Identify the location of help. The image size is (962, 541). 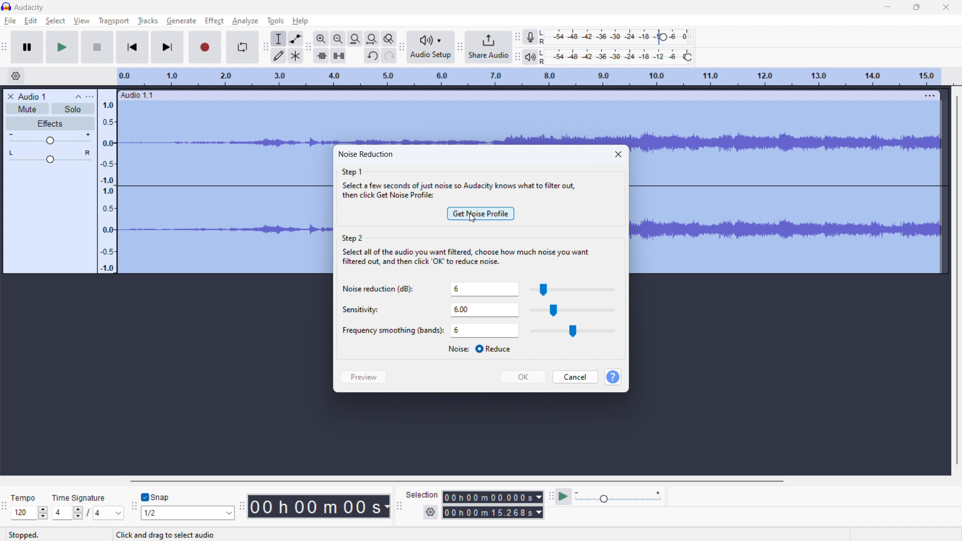
(612, 377).